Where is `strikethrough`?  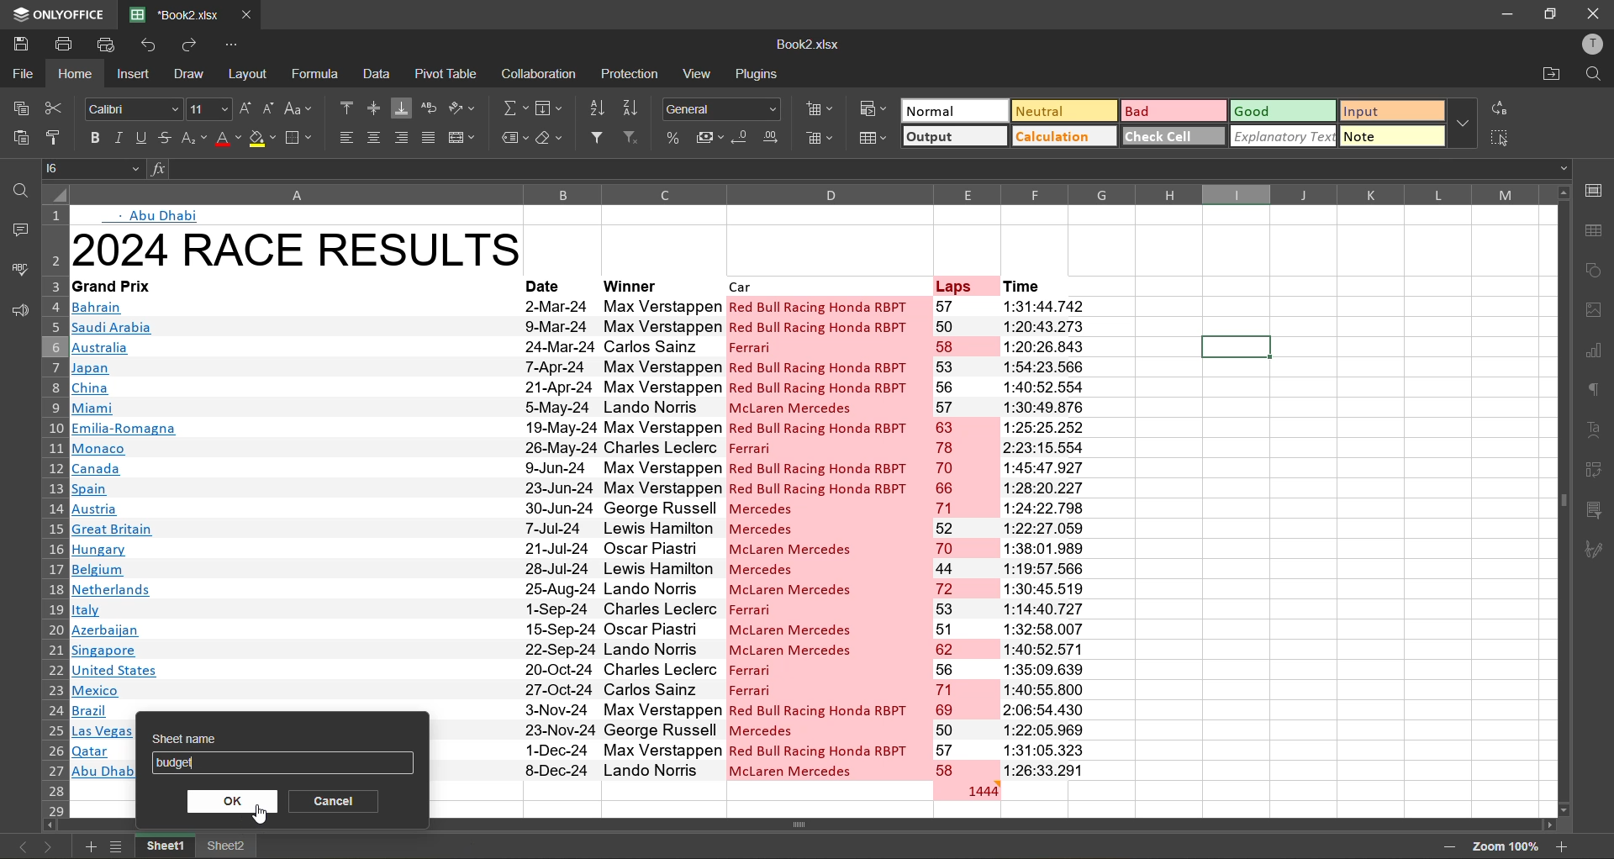 strikethrough is located at coordinates (161, 138).